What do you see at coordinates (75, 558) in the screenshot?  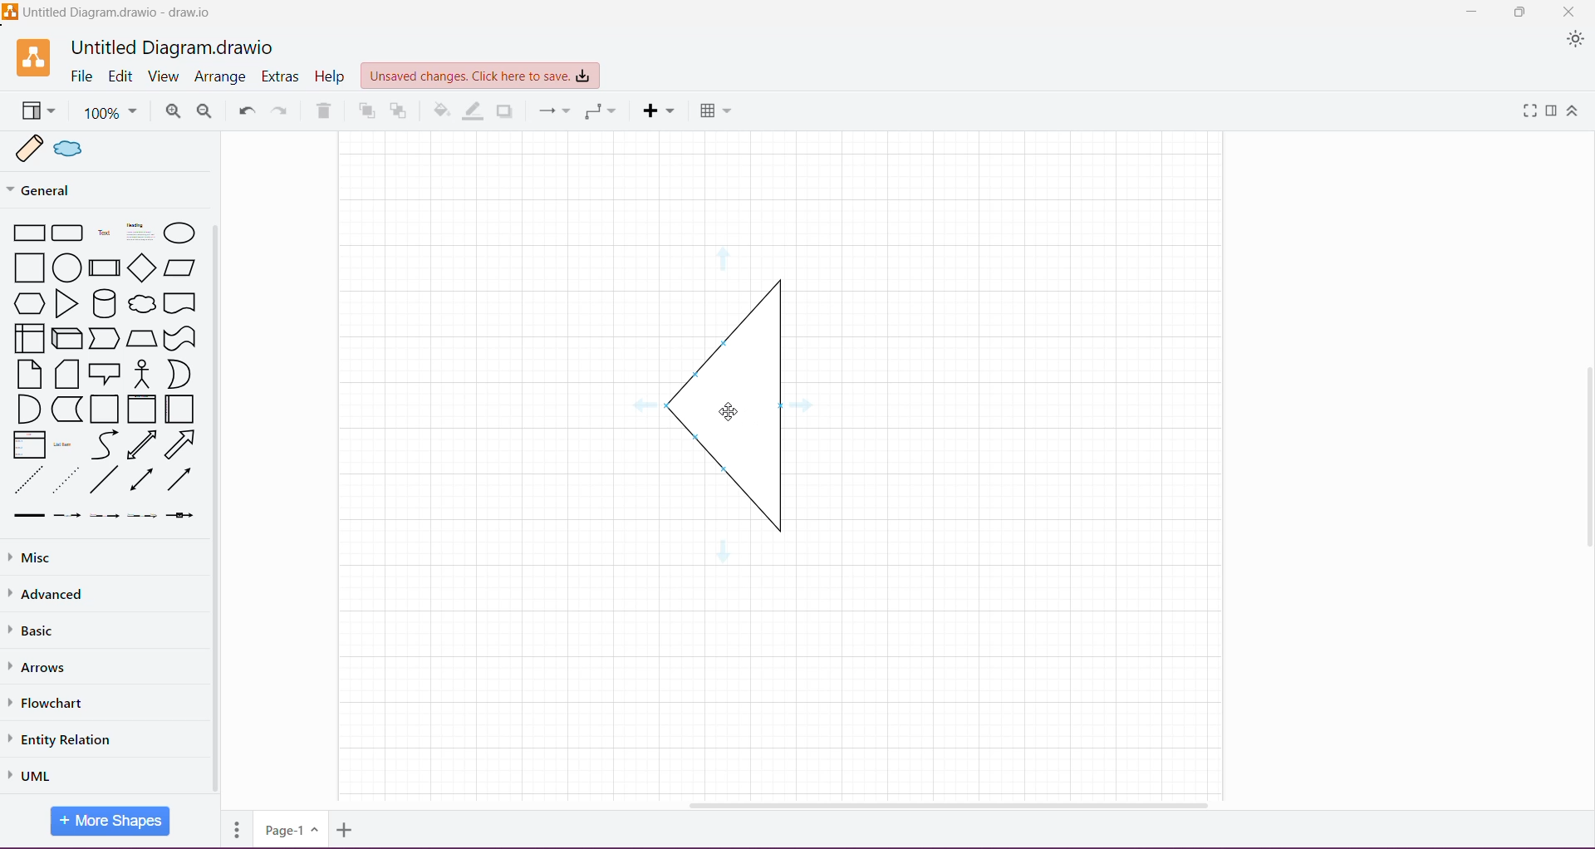 I see `Misc` at bounding box center [75, 558].